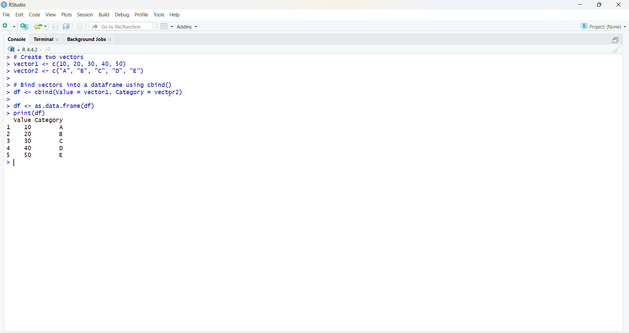 This screenshot has height=333, width=629. What do you see at coordinates (25, 26) in the screenshot?
I see `Create project` at bounding box center [25, 26].